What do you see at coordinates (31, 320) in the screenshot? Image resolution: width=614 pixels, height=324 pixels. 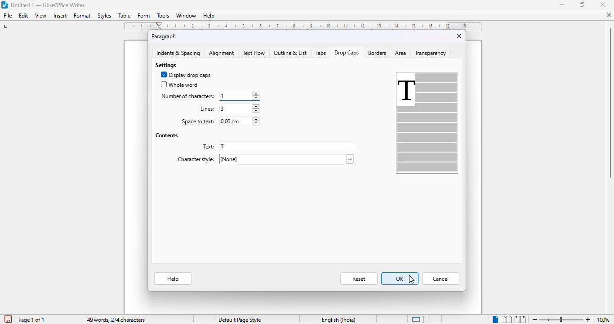 I see `page 1 of 1` at bounding box center [31, 320].